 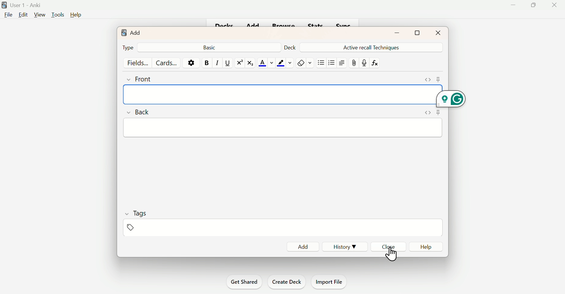 What do you see at coordinates (9, 16) in the screenshot?
I see `File` at bounding box center [9, 16].